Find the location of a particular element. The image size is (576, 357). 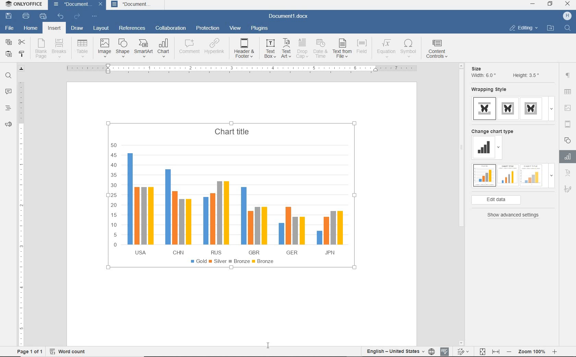

cursor is located at coordinates (270, 344).